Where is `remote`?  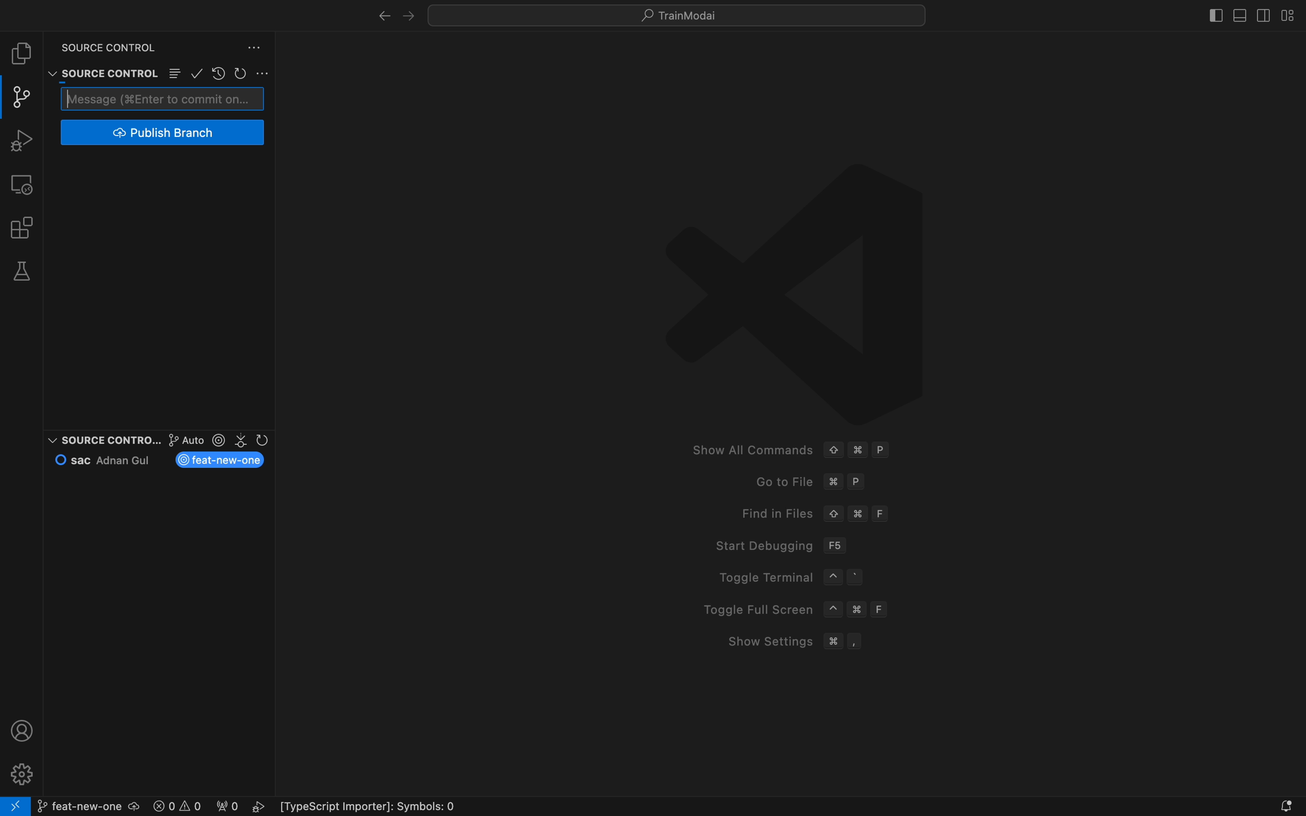
remote is located at coordinates (25, 183).